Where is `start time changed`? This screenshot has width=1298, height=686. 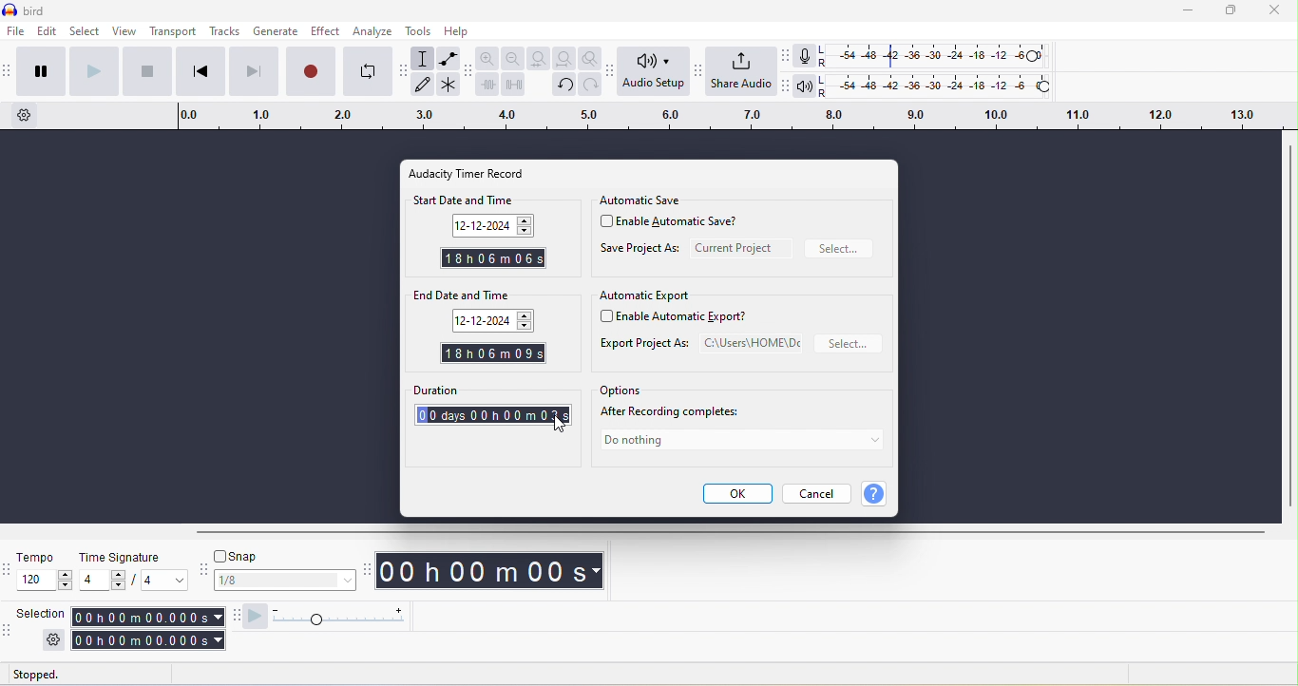 start time changed is located at coordinates (493, 258).